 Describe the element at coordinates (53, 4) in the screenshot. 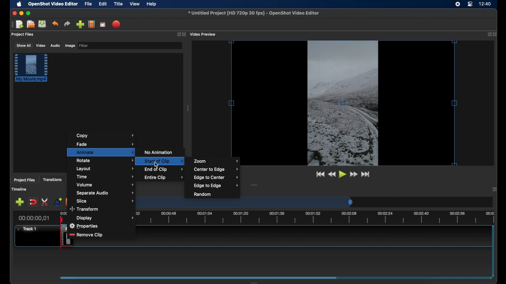

I see `openshot video editor` at that location.